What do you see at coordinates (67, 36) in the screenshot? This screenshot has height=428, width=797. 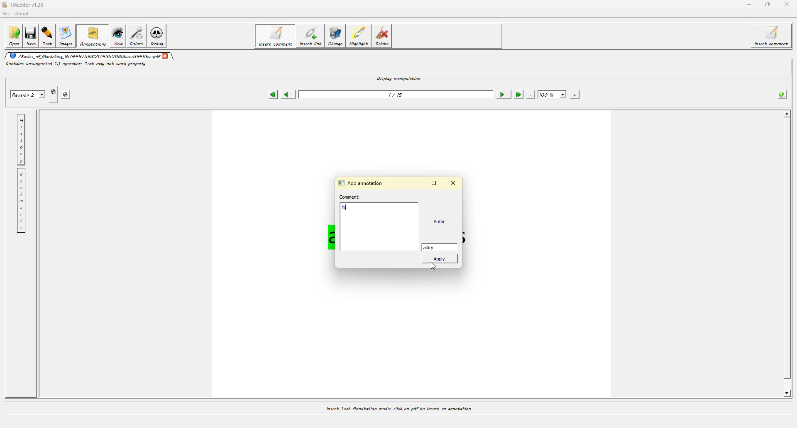 I see `images` at bounding box center [67, 36].